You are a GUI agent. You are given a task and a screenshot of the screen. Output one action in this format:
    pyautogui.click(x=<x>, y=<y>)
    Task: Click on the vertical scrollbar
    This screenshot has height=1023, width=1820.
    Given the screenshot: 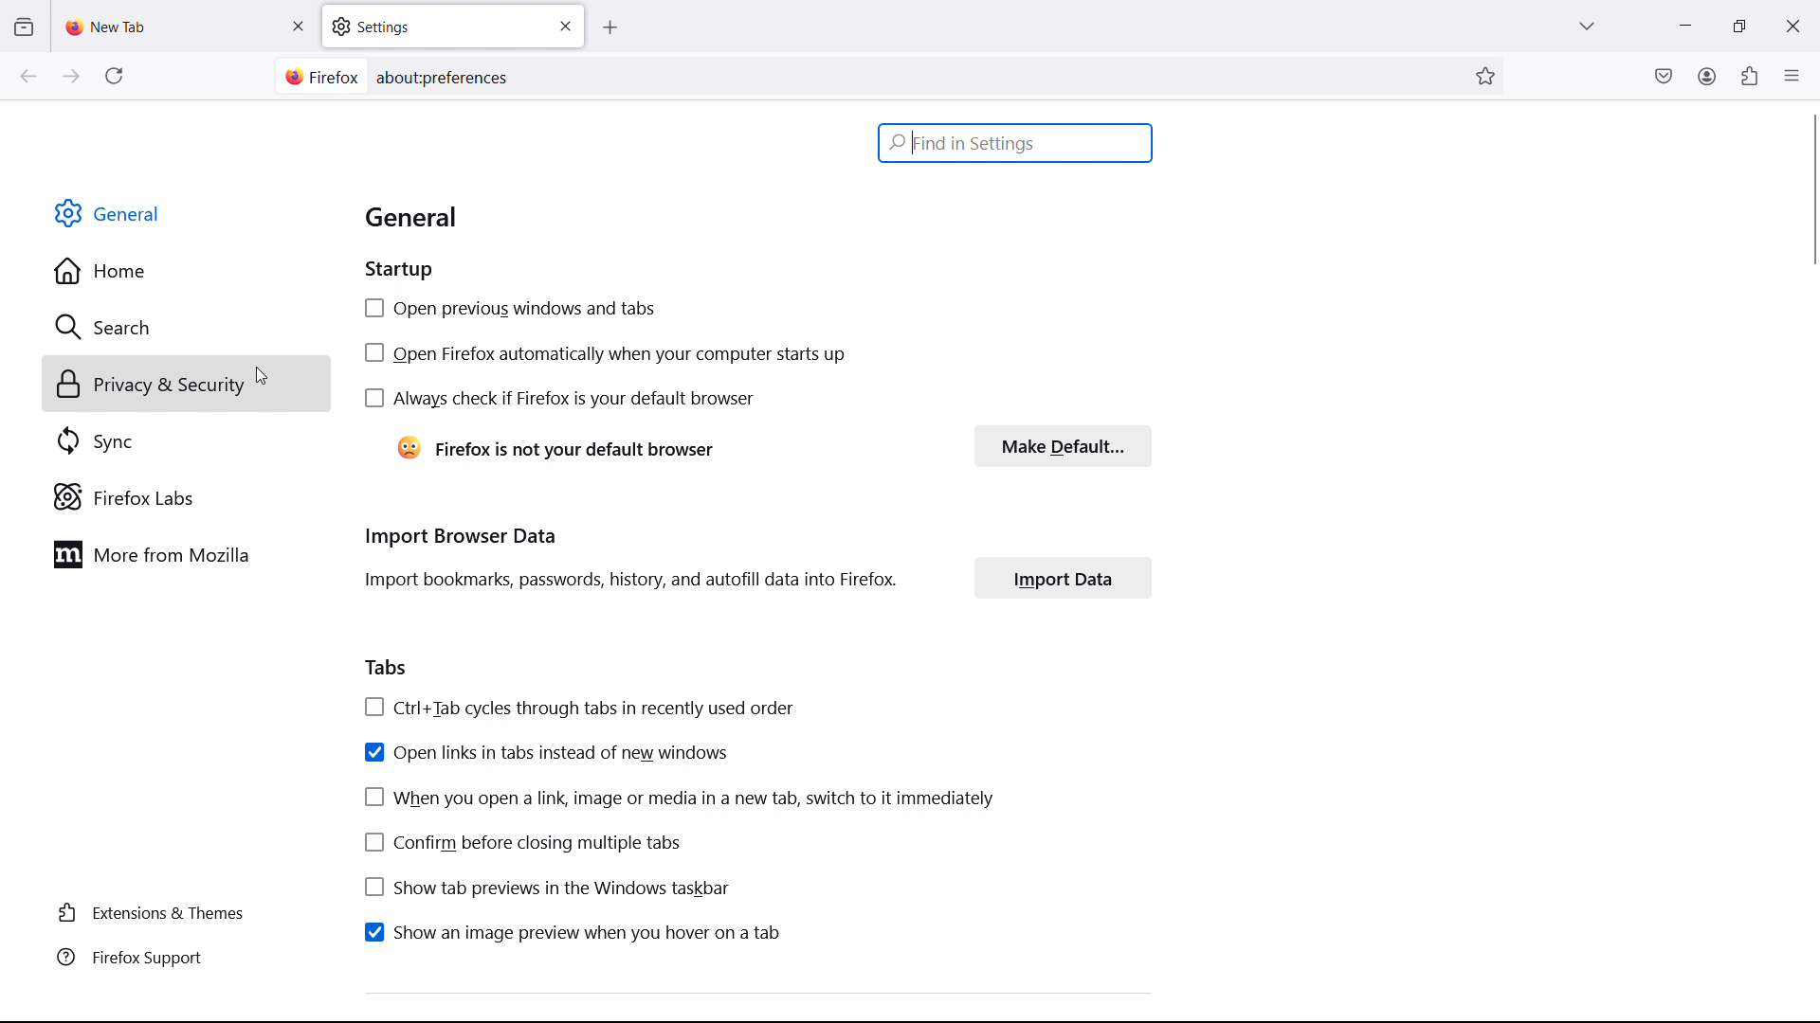 What is the action you would take?
    pyautogui.click(x=1814, y=191)
    